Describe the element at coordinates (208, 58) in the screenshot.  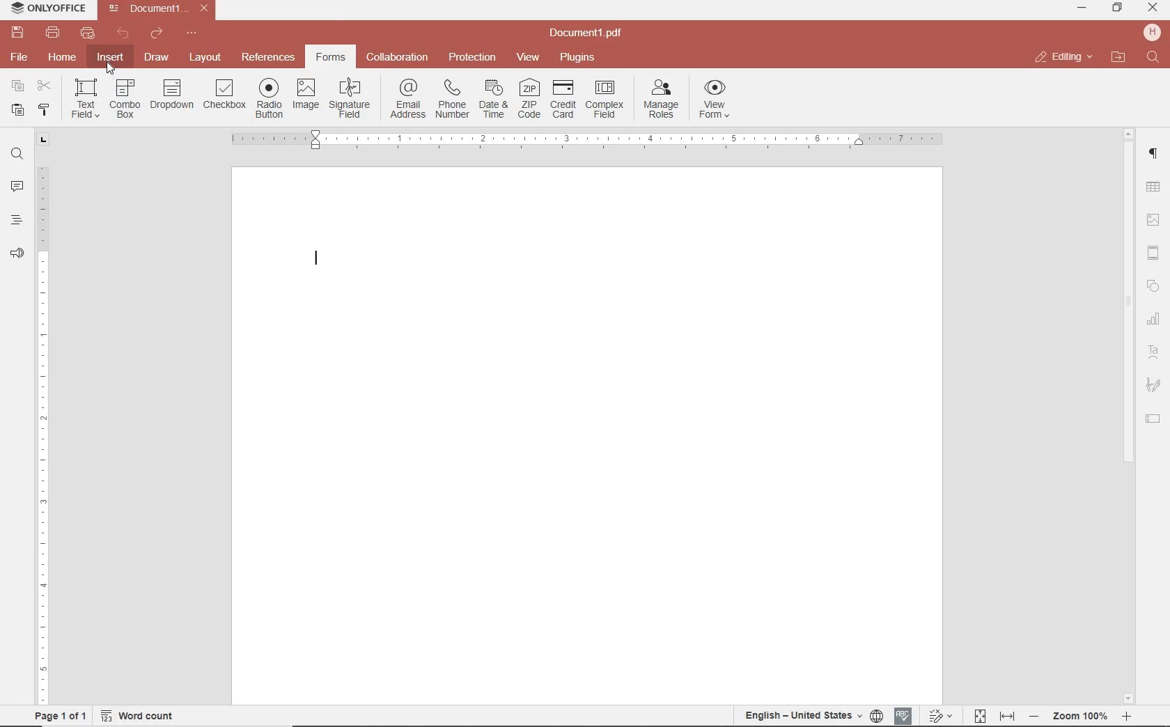
I see `layout` at that location.